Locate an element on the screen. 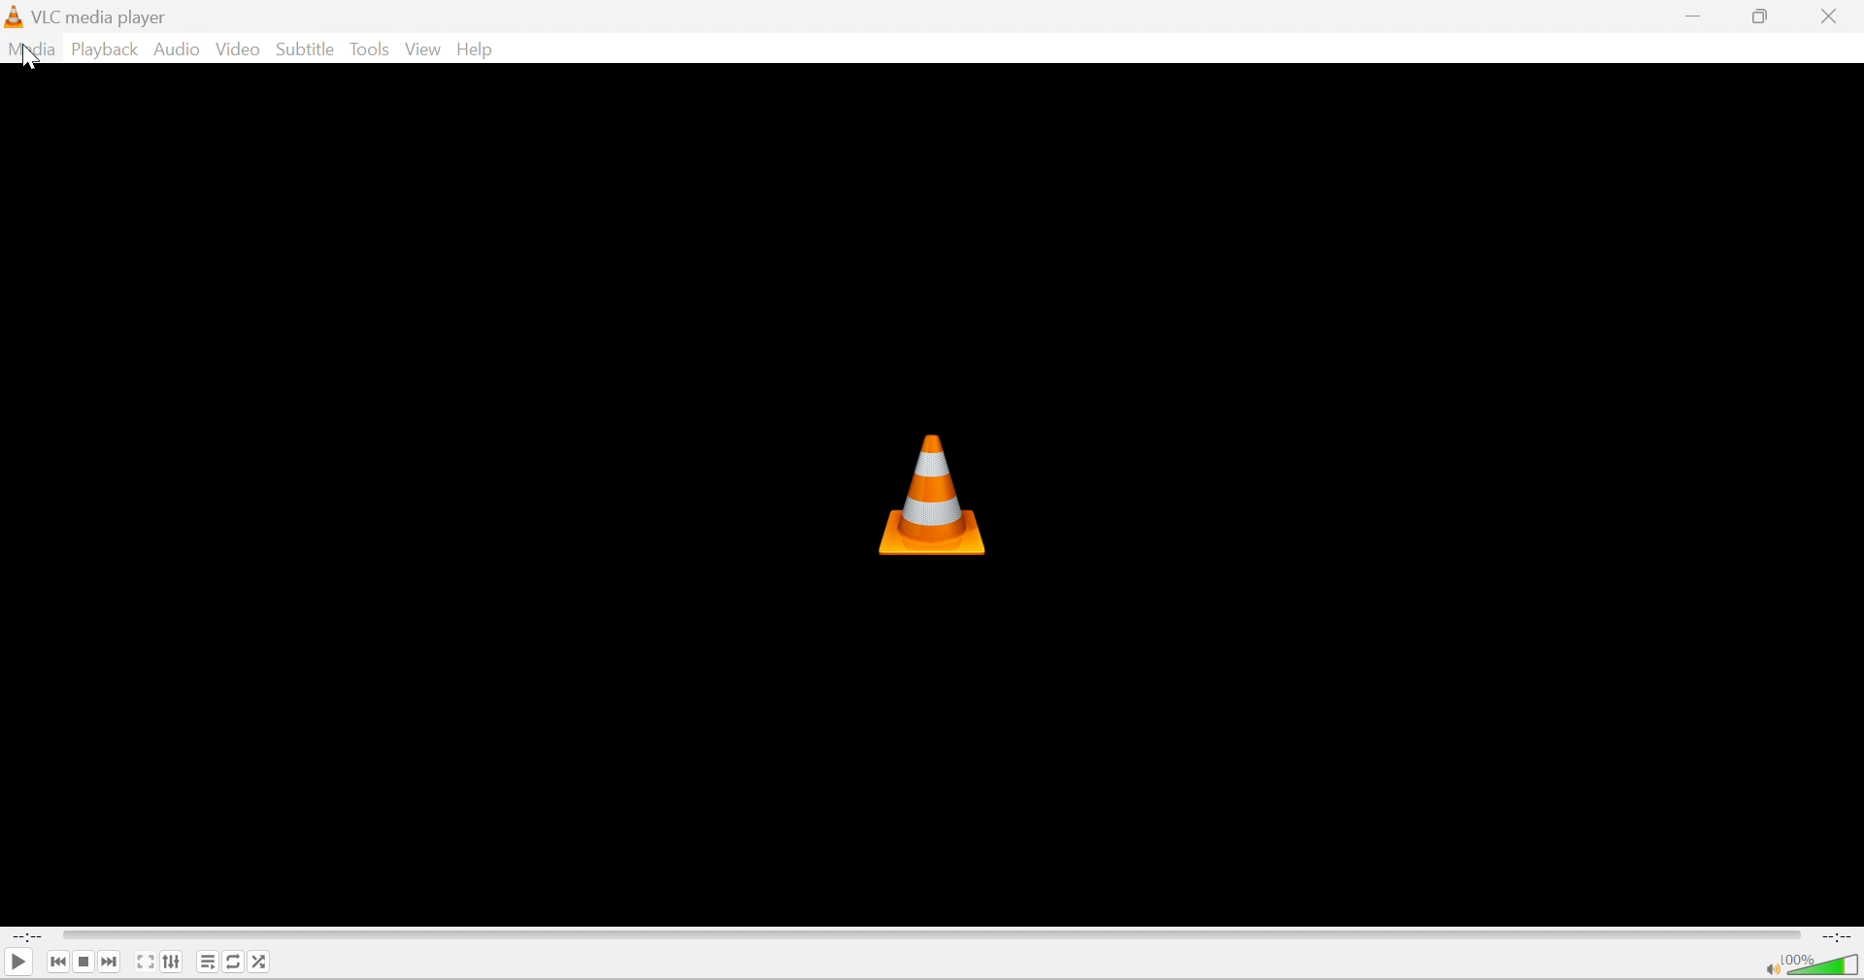 This screenshot has height=980, width=1864. Click to toggle between loop all, loop one and no loop is located at coordinates (234, 961).